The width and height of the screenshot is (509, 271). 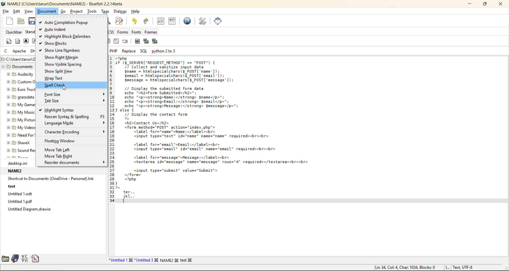 What do you see at coordinates (109, 21) in the screenshot?
I see `find` at bounding box center [109, 21].